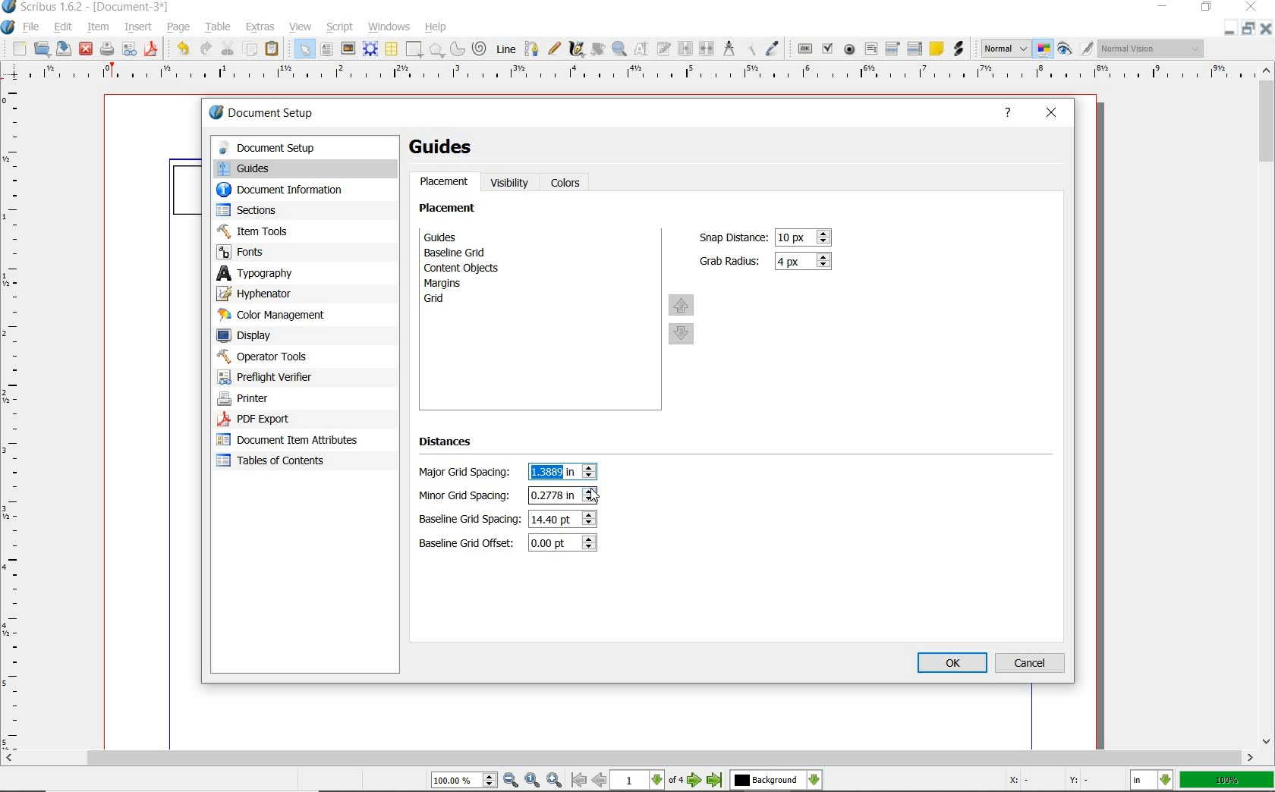 This screenshot has width=1275, height=792. Describe the element at coordinates (295, 191) in the screenshot. I see `document information` at that location.